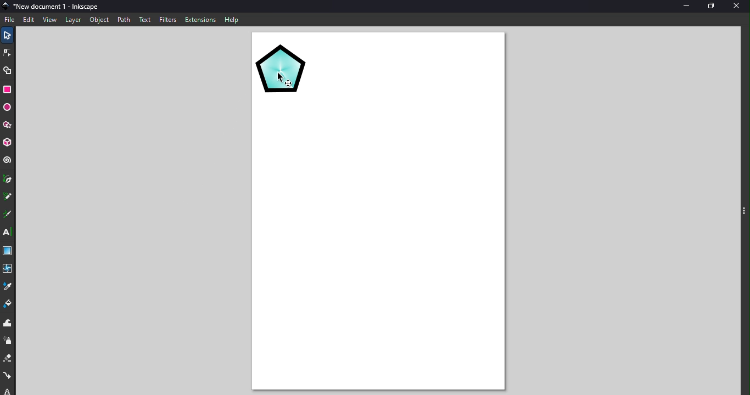  I want to click on Tweak tool, so click(9, 323).